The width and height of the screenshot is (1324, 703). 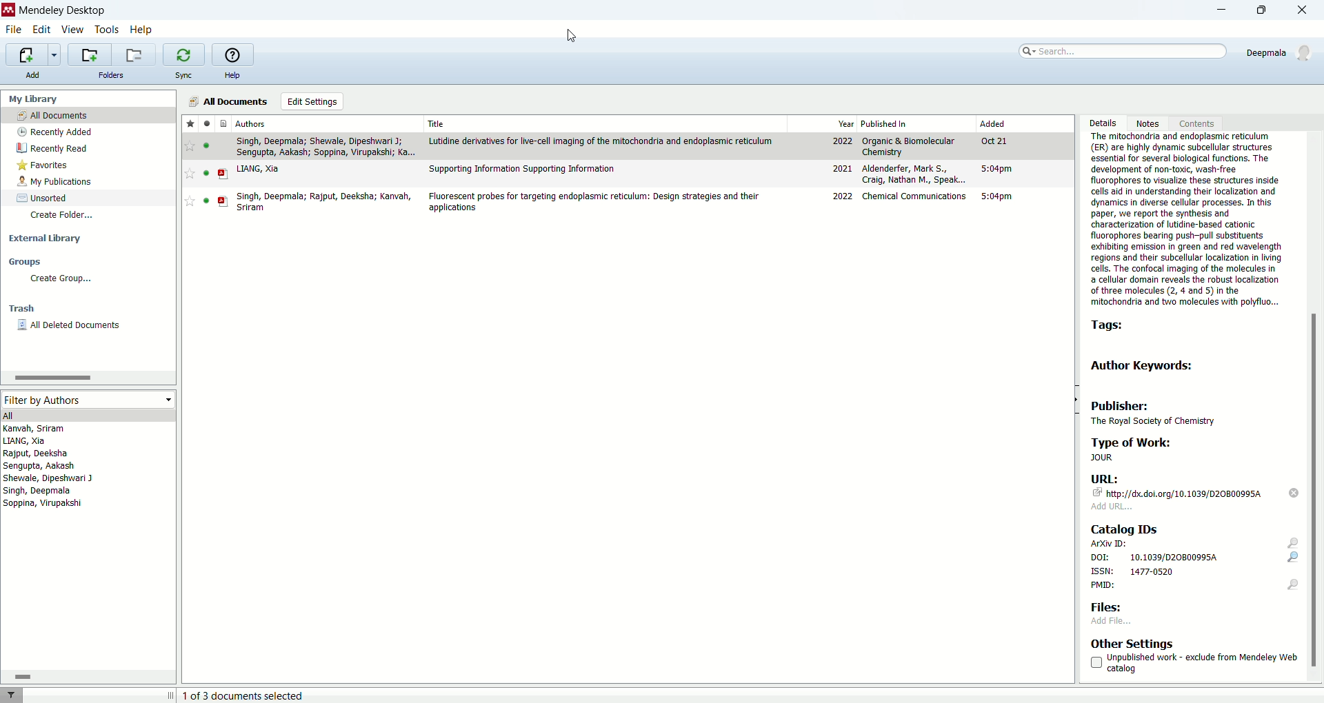 I want to click on Lutidine derivatives for live-cell imaging of the mitochondria and endoplasmic reticulum, so click(x=601, y=141).